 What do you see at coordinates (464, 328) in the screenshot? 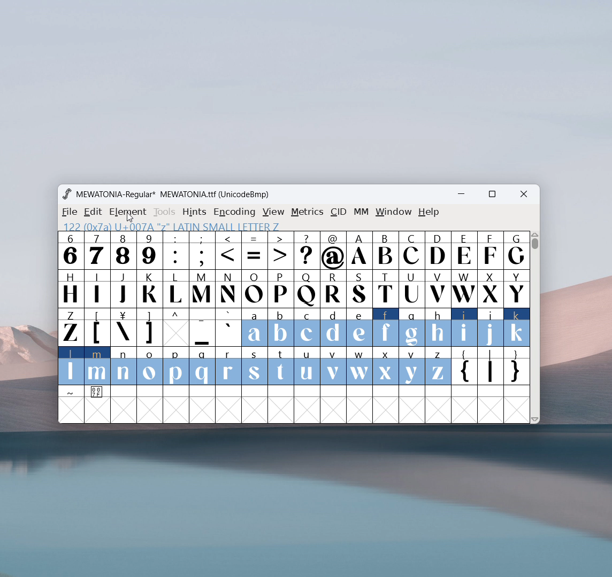
I see `i` at bounding box center [464, 328].